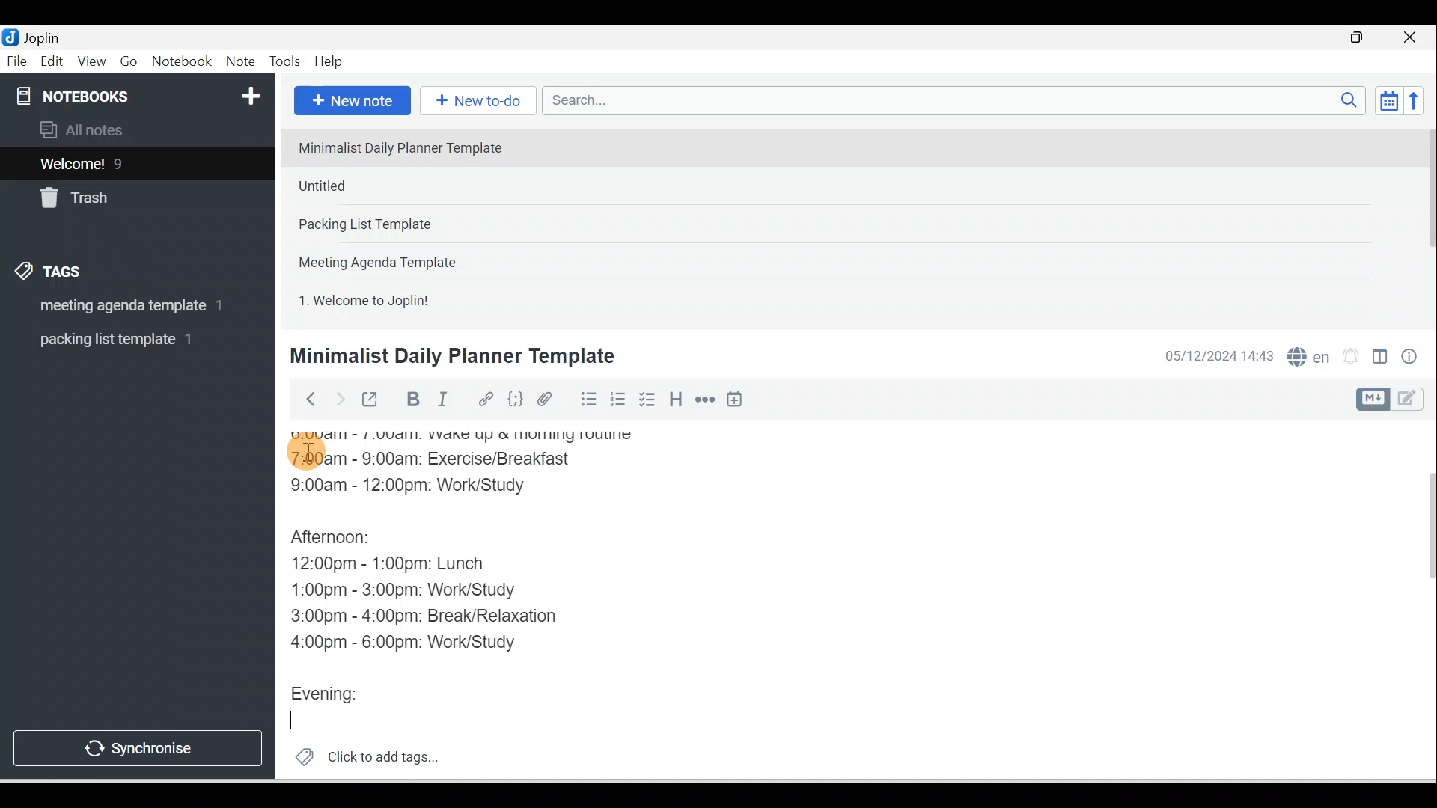  I want to click on Note 3, so click(412, 225).